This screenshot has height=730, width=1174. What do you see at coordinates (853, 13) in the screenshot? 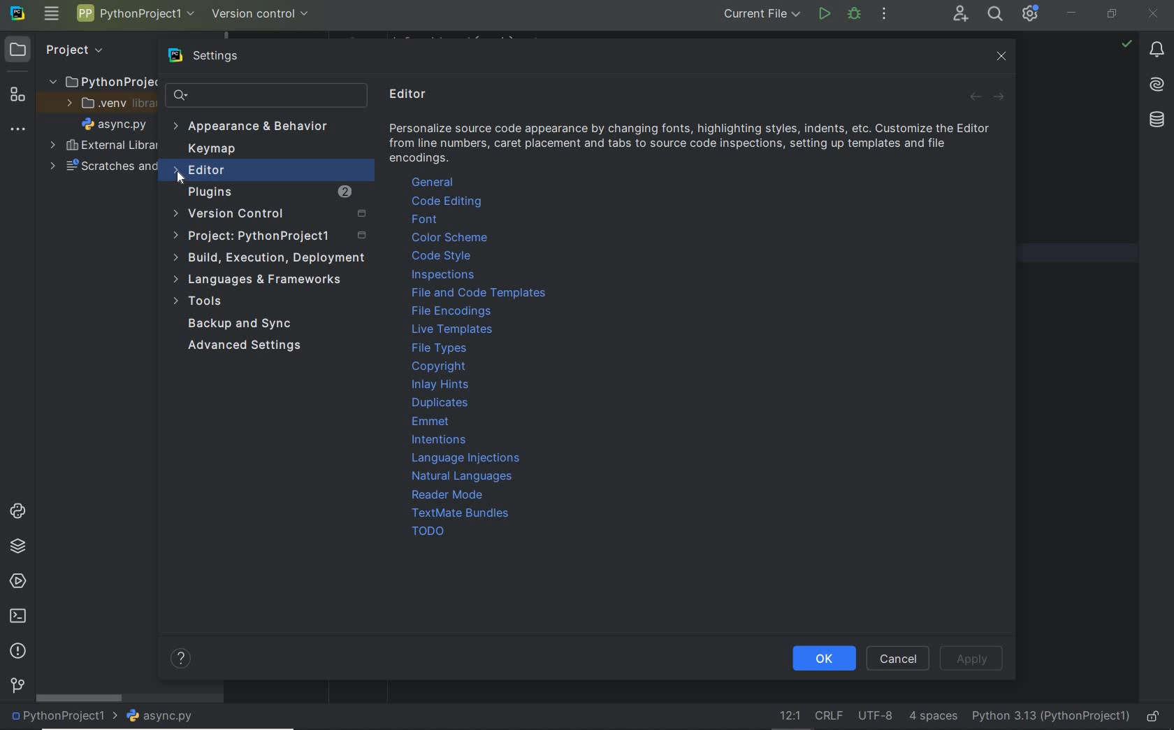
I see `bug` at bounding box center [853, 13].